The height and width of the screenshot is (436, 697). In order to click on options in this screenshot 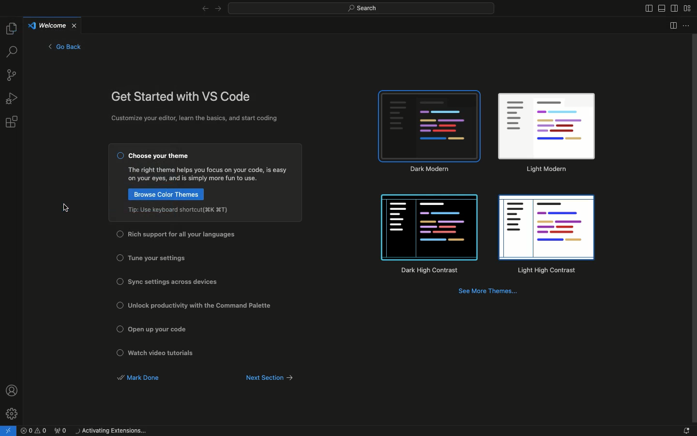, I will do `click(687, 26)`.